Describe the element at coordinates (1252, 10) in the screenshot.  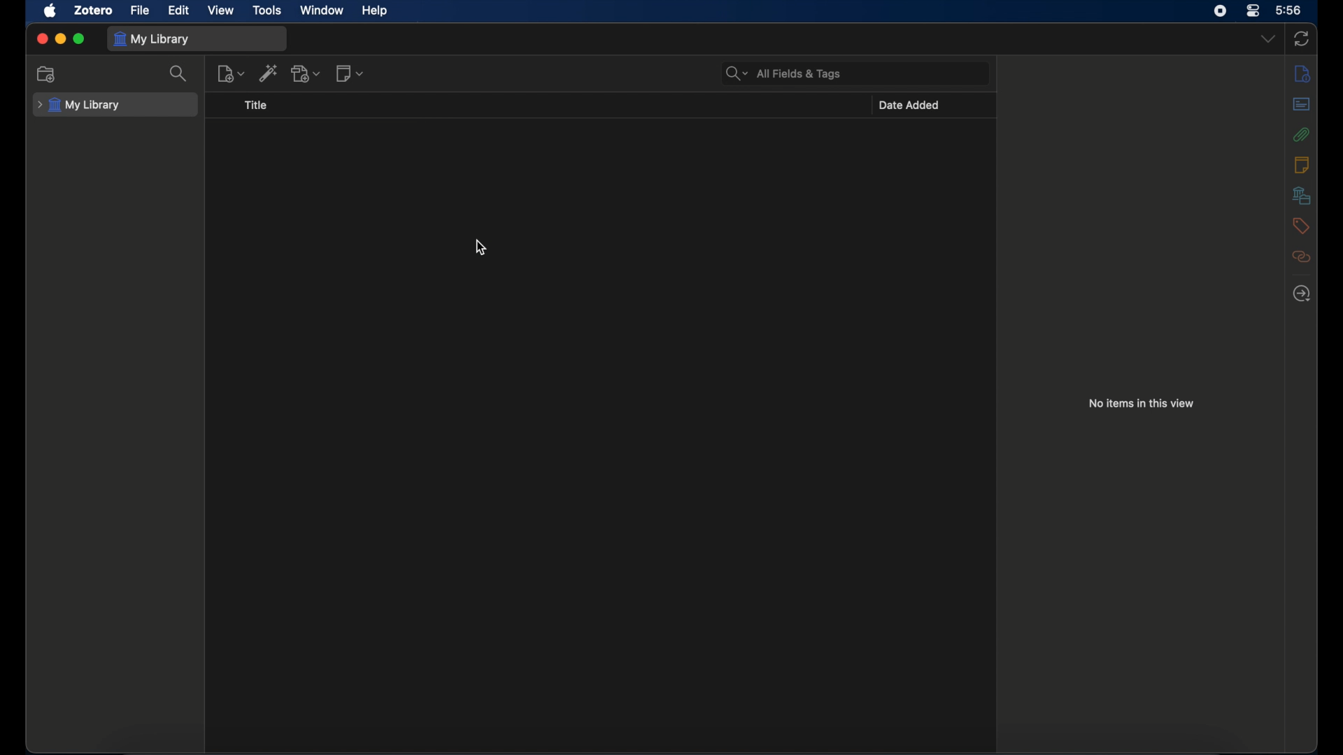
I see `control center` at that location.